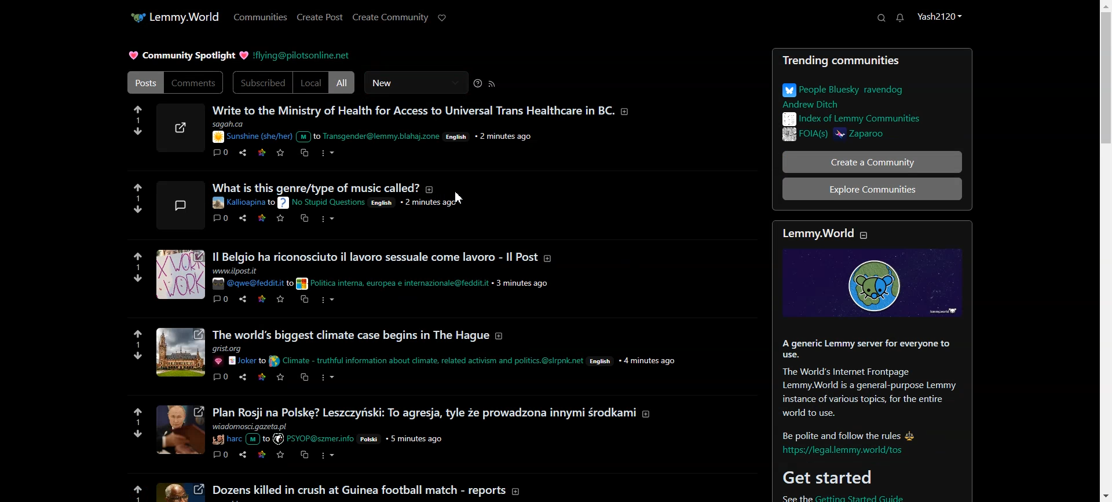  What do you see at coordinates (332, 301) in the screenshot?
I see `more` at bounding box center [332, 301].